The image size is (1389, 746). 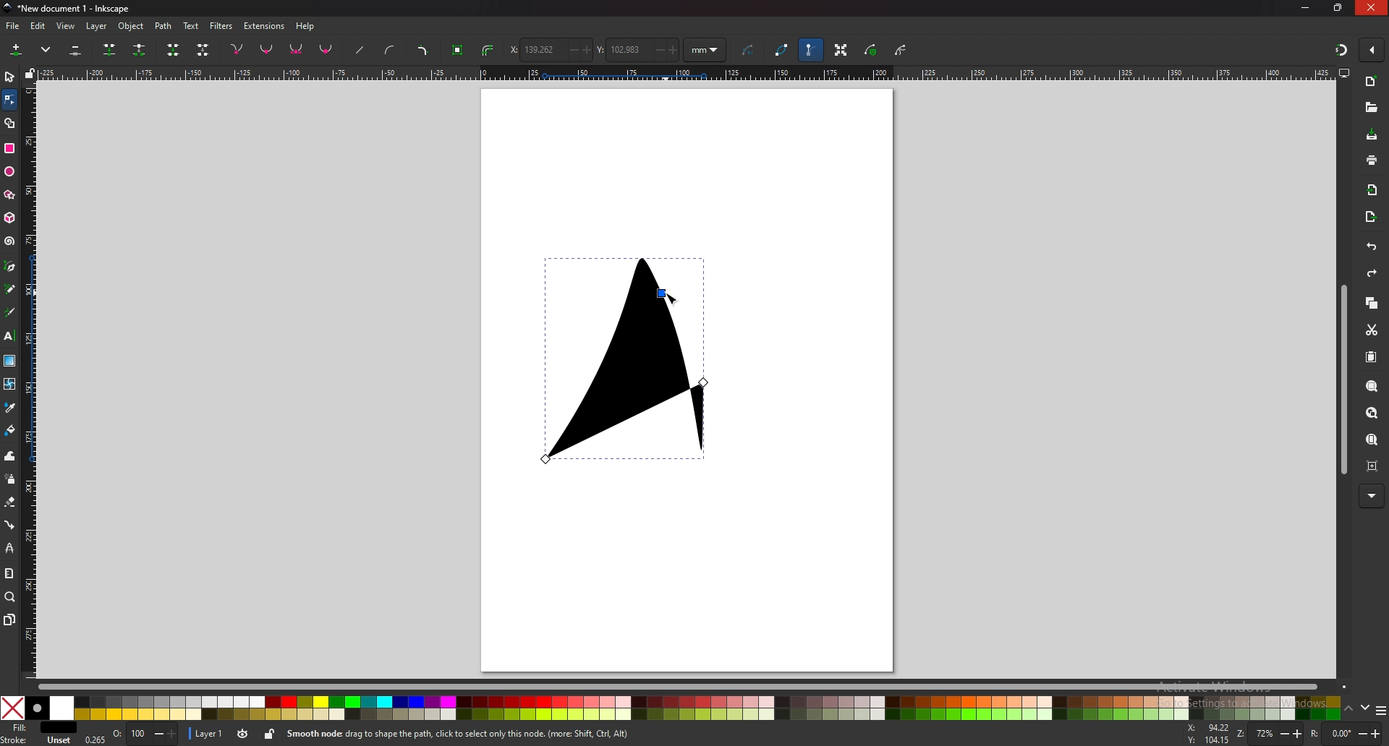 What do you see at coordinates (1270, 733) in the screenshot?
I see `zoom` at bounding box center [1270, 733].